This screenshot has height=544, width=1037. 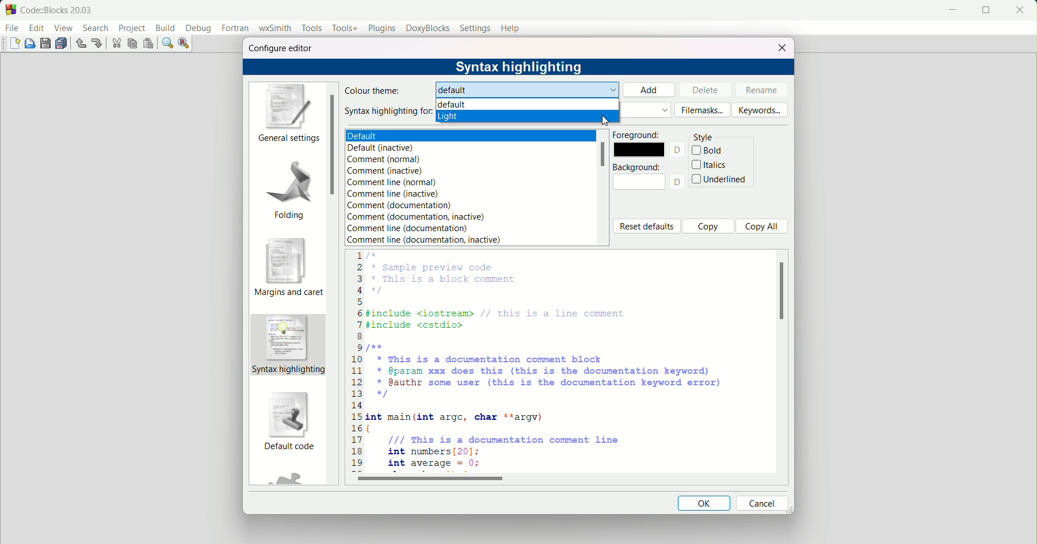 I want to click on numbers, so click(x=355, y=362).